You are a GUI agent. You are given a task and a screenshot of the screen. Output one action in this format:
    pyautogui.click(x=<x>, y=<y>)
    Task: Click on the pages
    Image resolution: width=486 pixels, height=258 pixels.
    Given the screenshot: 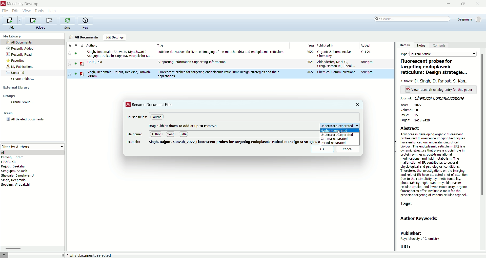 What is the action you would take?
    pyautogui.click(x=415, y=121)
    